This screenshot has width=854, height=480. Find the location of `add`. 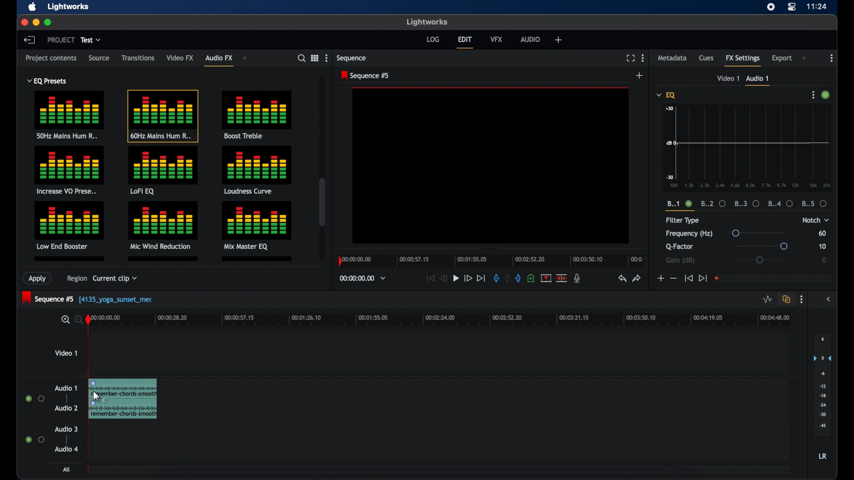

add is located at coordinates (245, 58).